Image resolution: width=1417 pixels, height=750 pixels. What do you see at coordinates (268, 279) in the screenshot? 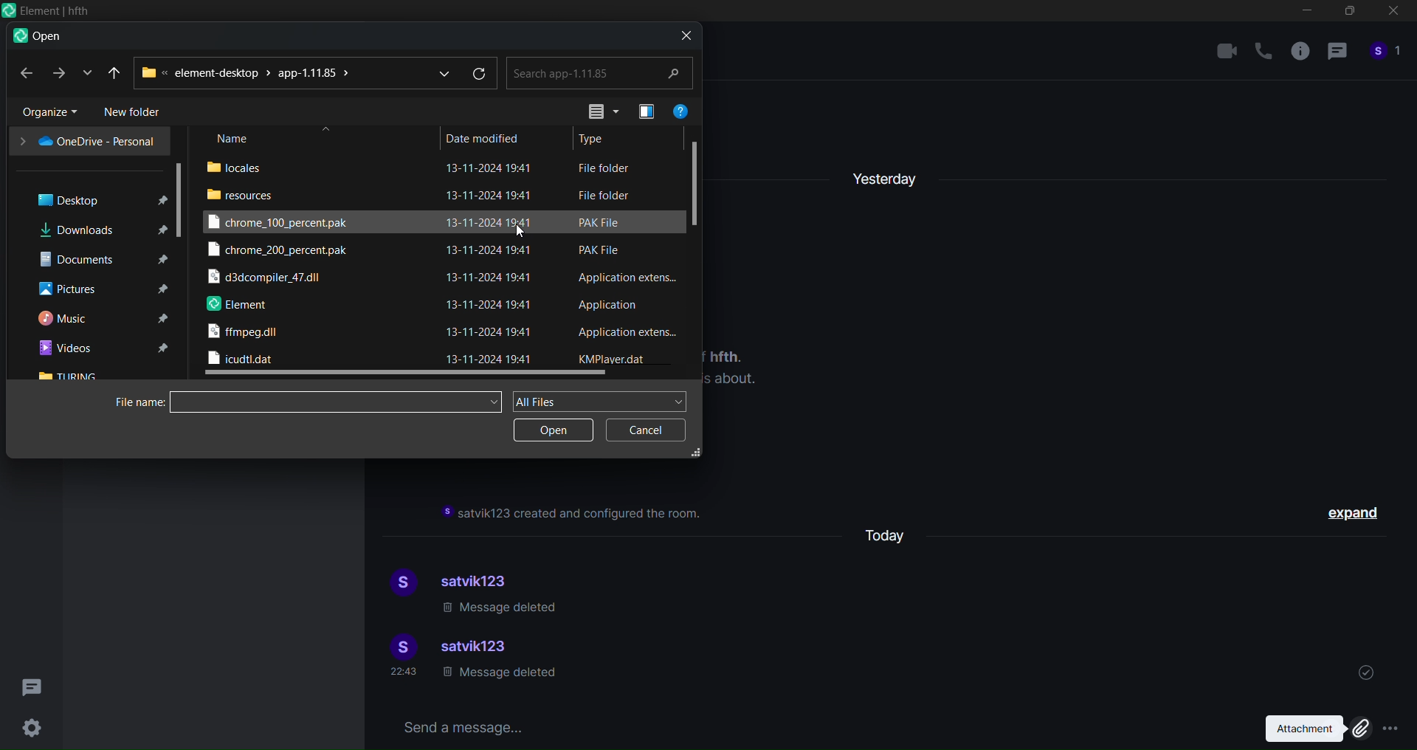
I see `d3 dll` at bounding box center [268, 279].